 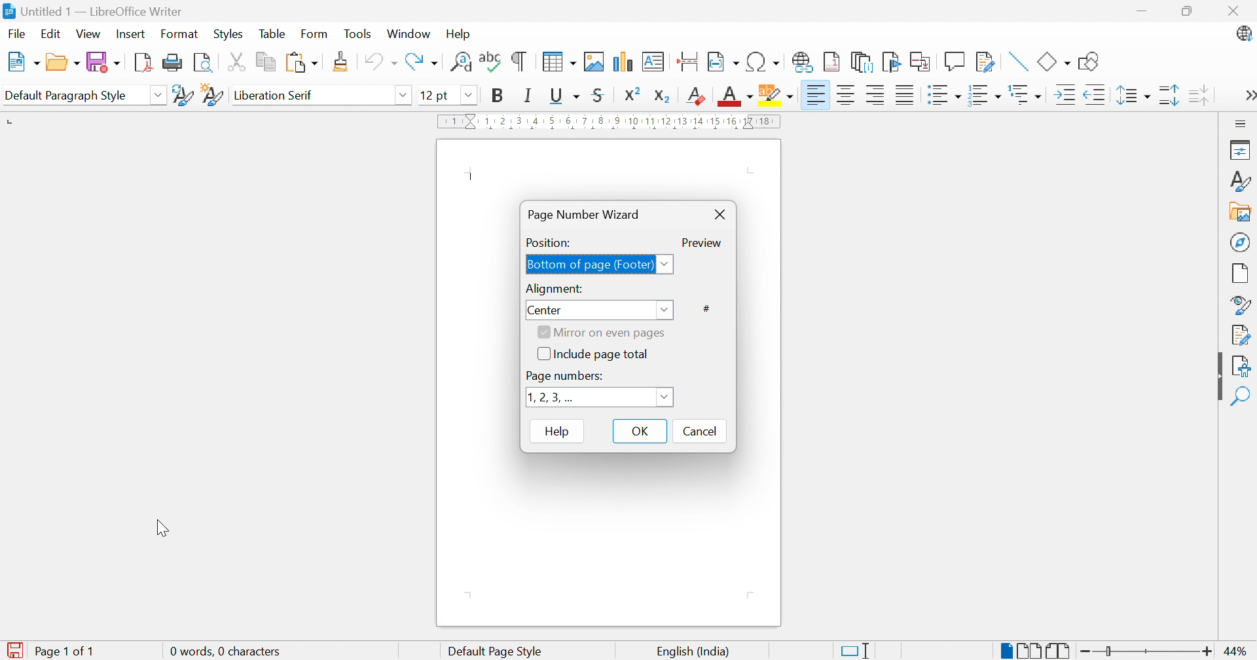 What do you see at coordinates (691, 652) in the screenshot?
I see `English (India)` at bounding box center [691, 652].